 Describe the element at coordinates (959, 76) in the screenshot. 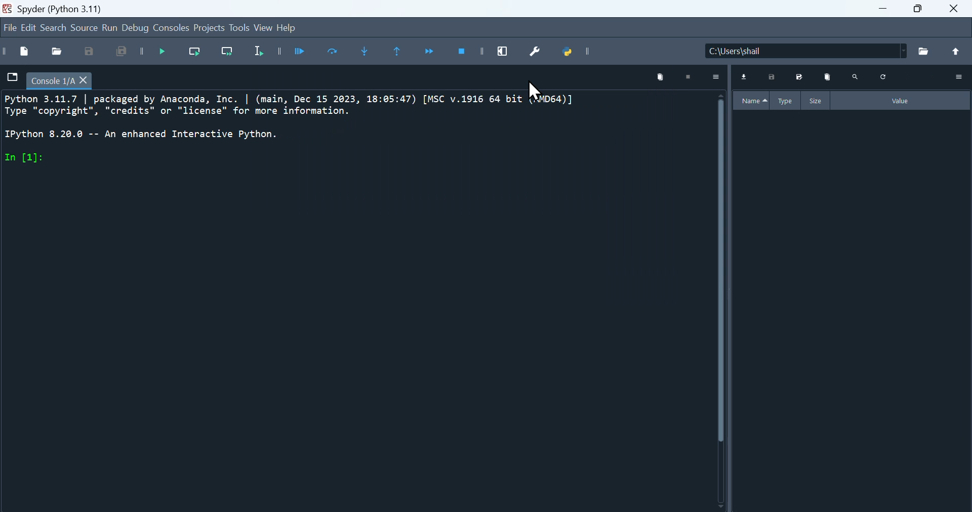

I see `More options` at that location.